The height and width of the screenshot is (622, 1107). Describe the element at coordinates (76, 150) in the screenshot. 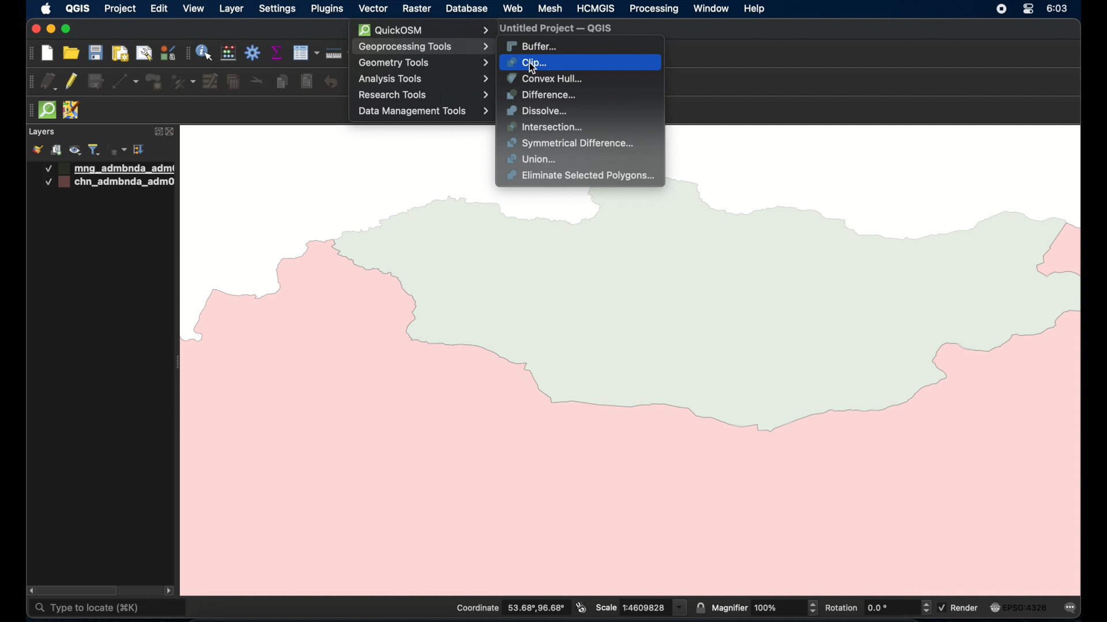

I see `manage map theme` at that location.